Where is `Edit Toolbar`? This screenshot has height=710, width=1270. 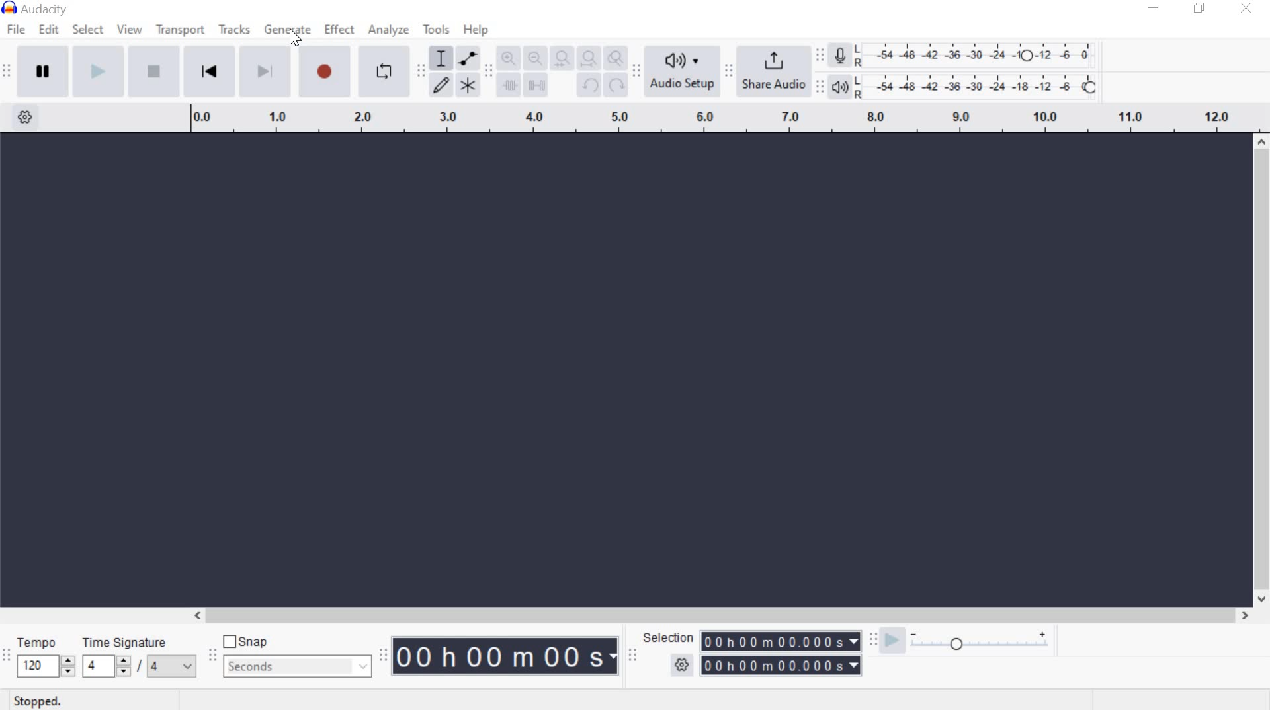
Edit Toolbar is located at coordinates (487, 73).